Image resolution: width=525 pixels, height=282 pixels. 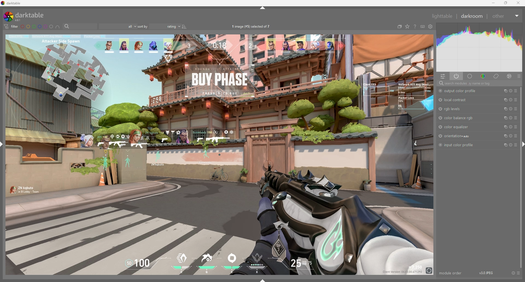 I want to click on correct, so click(x=497, y=76).